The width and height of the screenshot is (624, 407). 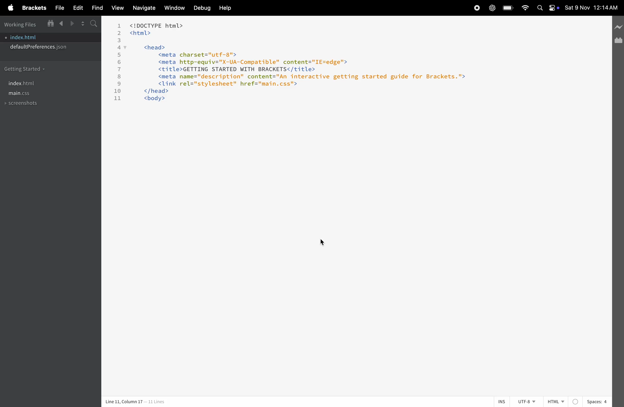 What do you see at coordinates (524, 8) in the screenshot?
I see `wifi` at bounding box center [524, 8].